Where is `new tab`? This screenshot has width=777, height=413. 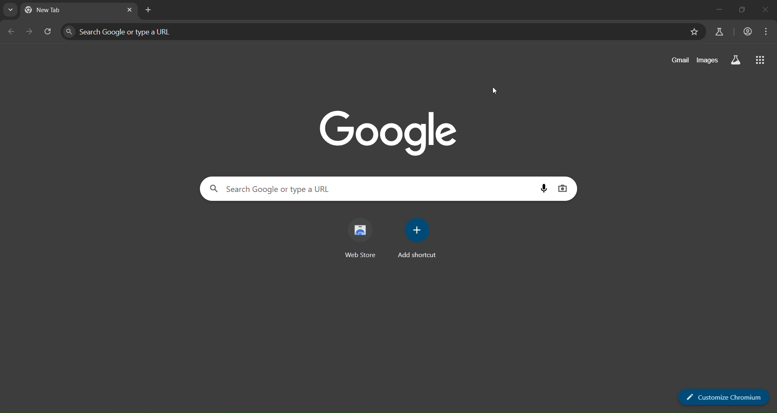 new tab is located at coordinates (148, 10).